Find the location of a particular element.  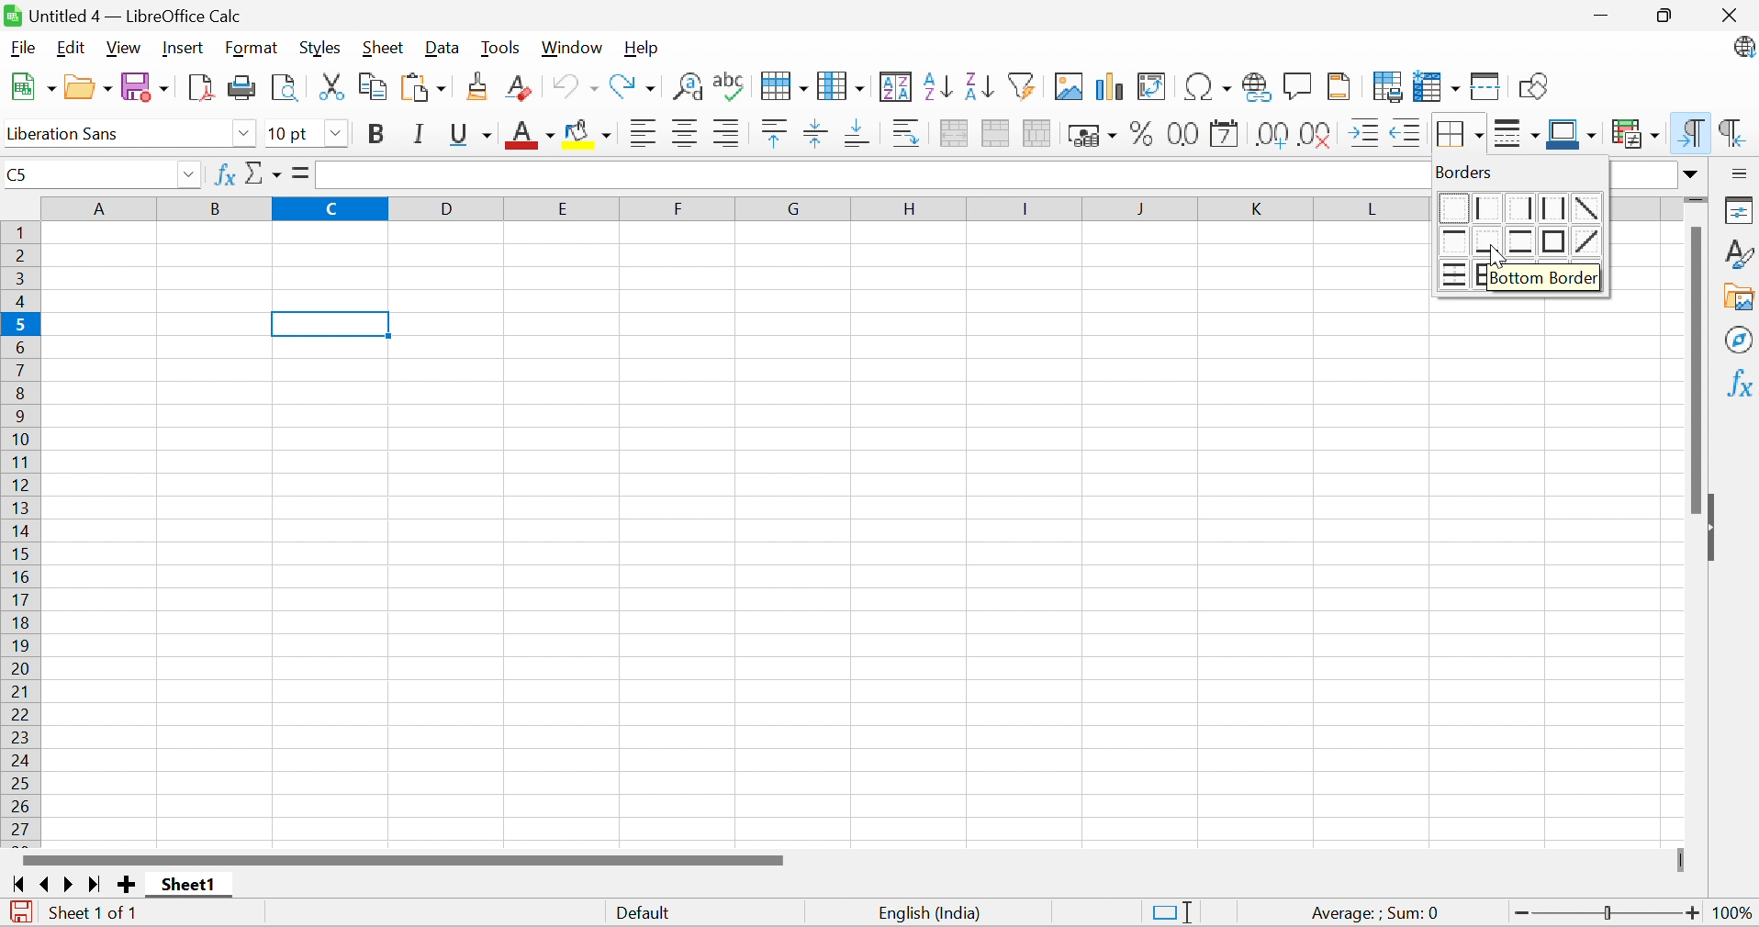

Wrap text is located at coordinates (908, 134).